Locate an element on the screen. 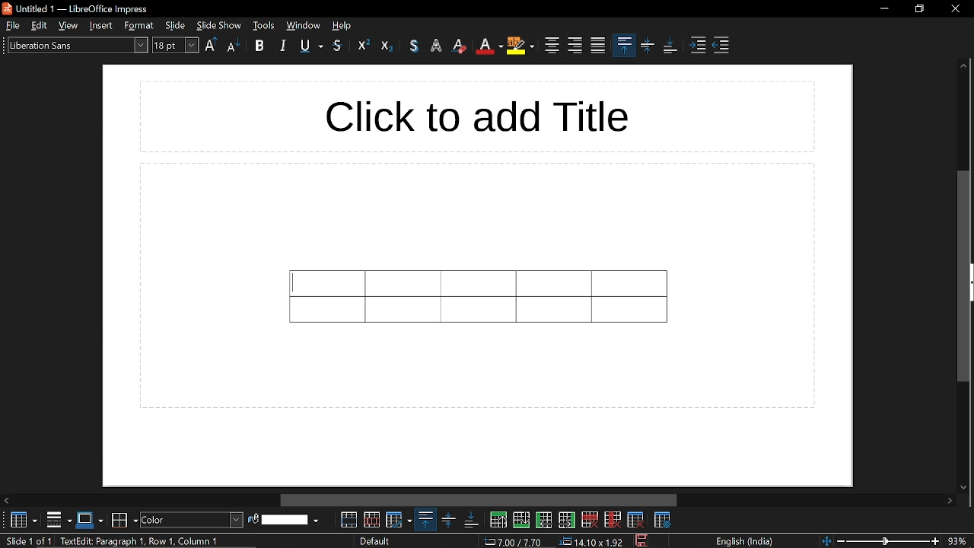  justified is located at coordinates (598, 46).